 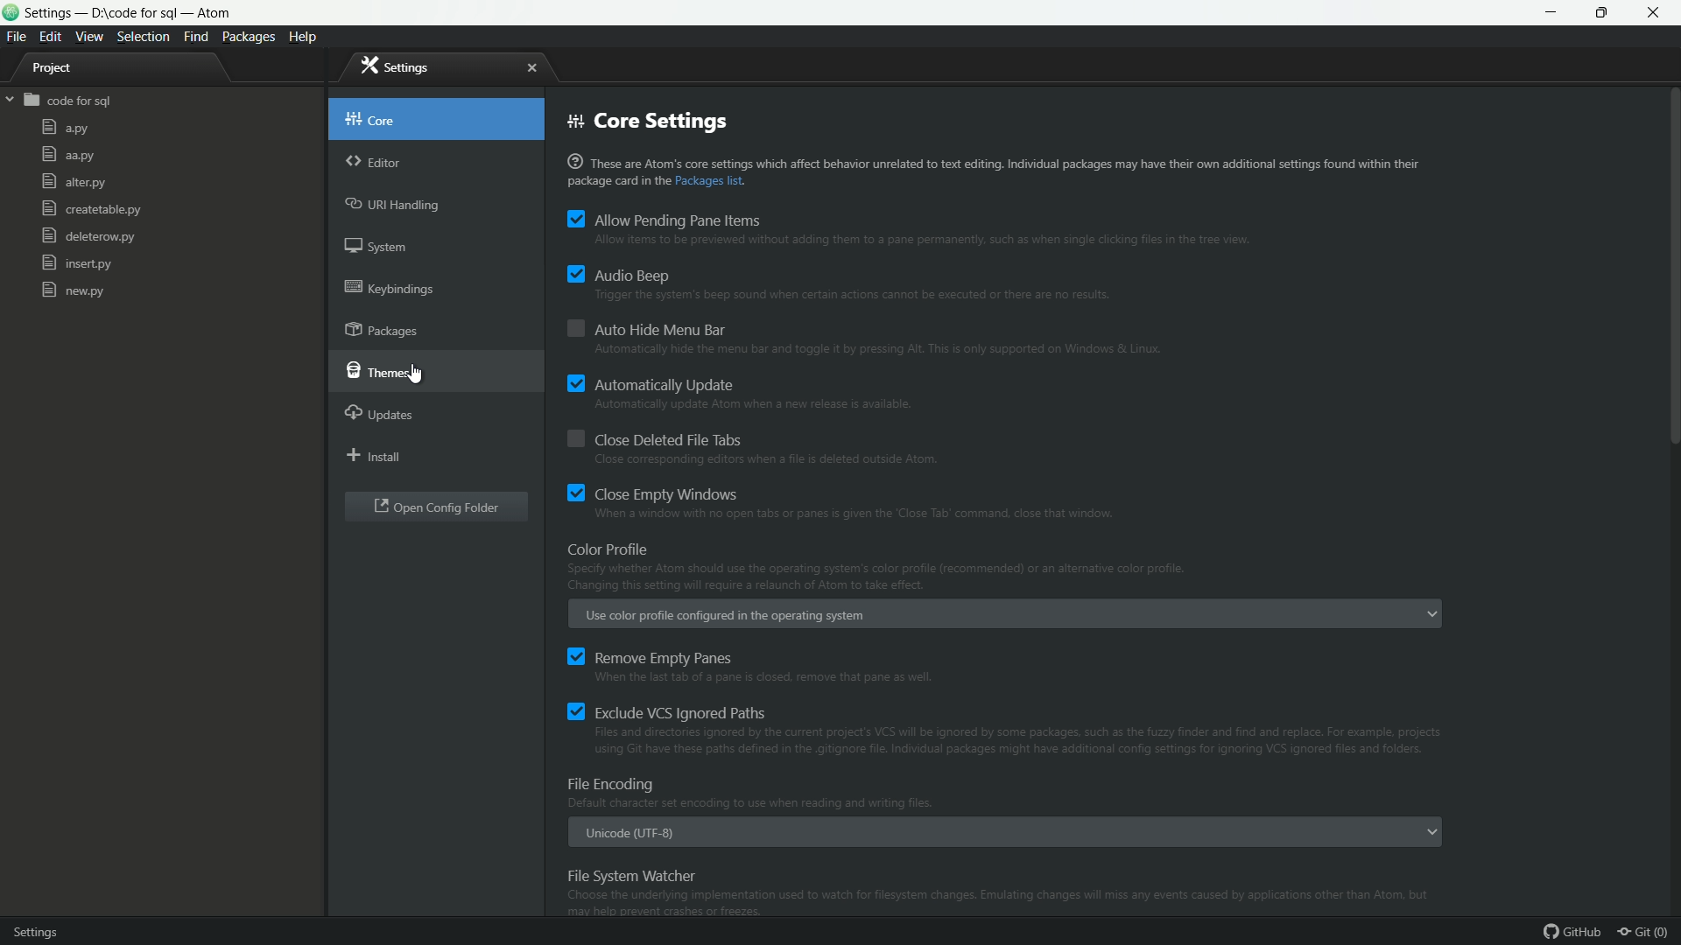 I want to click on git (0), so click(x=1648, y=933).